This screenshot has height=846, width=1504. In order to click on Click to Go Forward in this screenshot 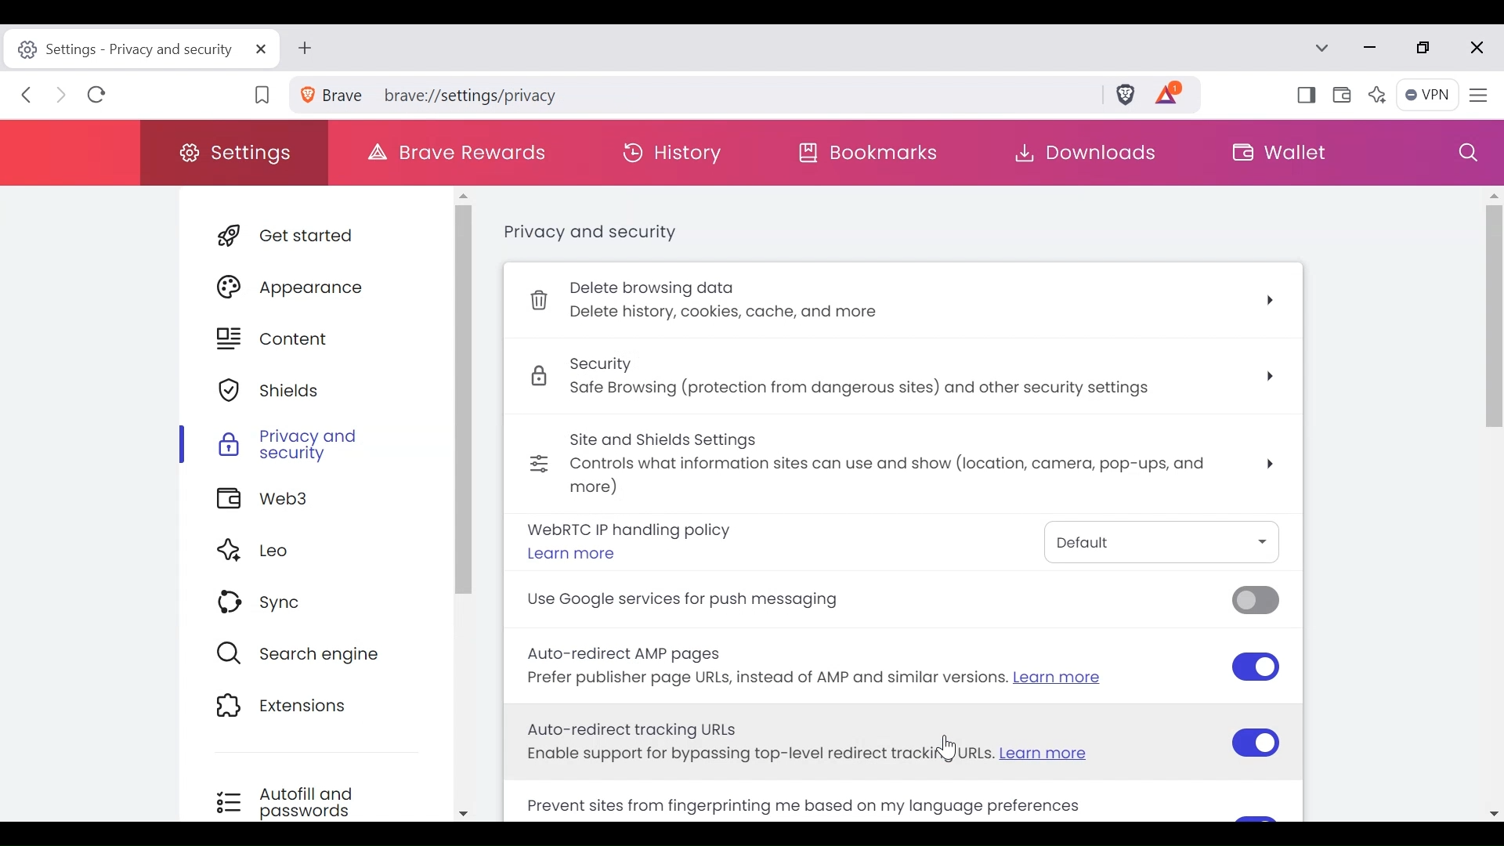, I will do `click(62, 98)`.